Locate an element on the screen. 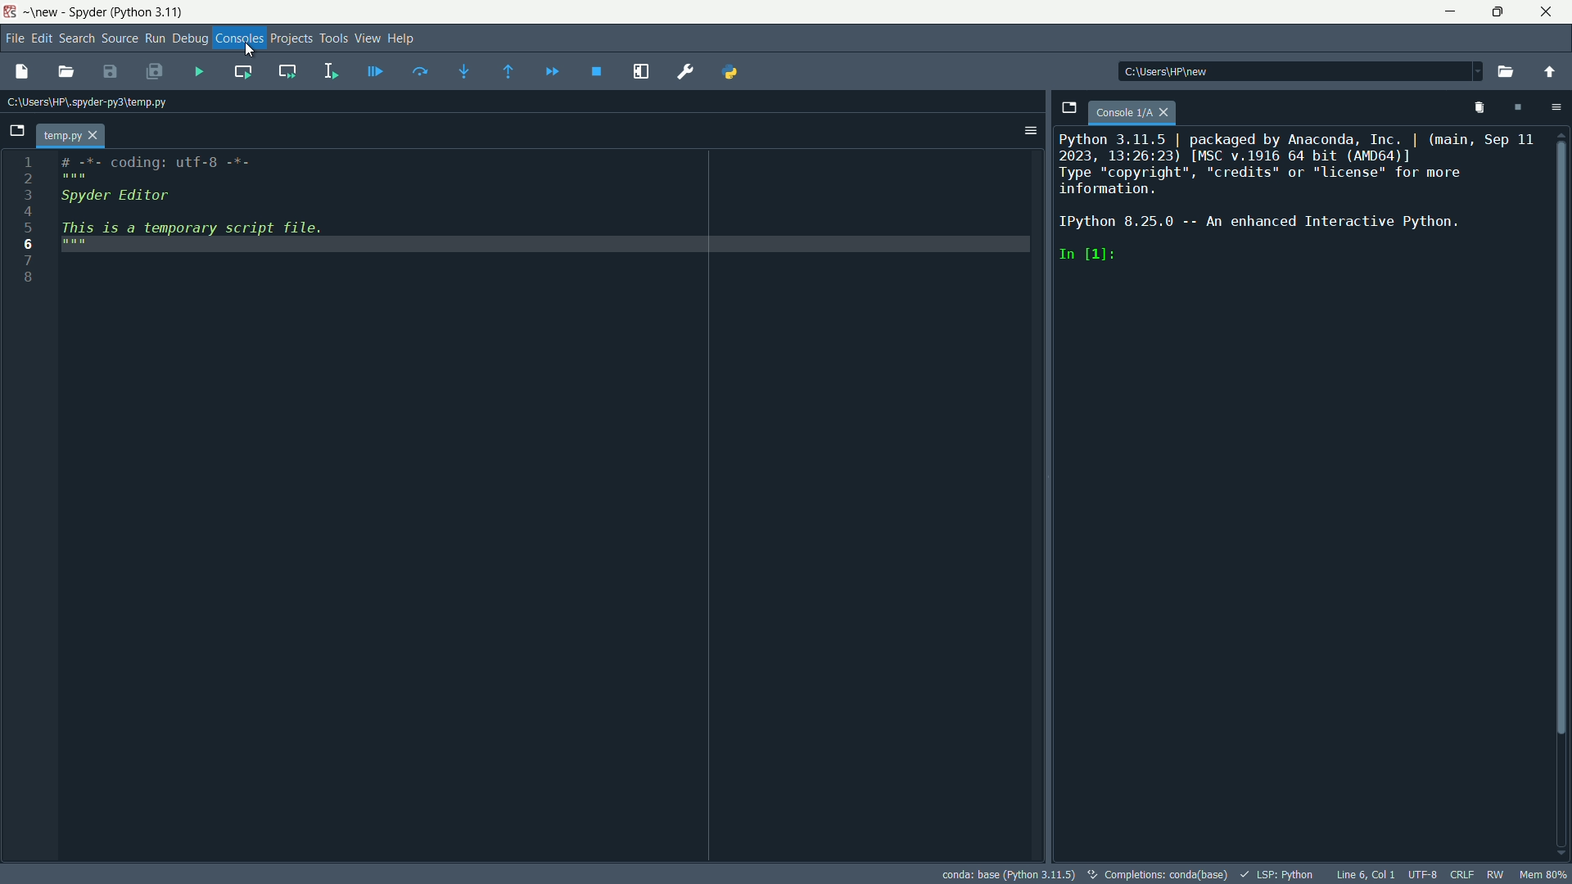  close is located at coordinates (1168, 113).